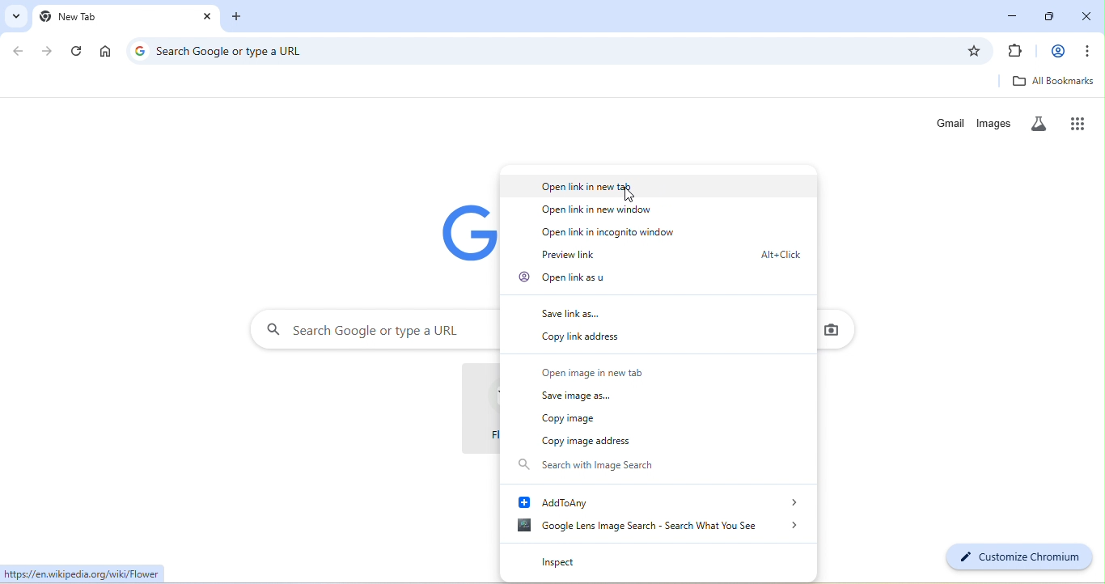 This screenshot has height=584, width=1105. Describe the element at coordinates (553, 52) in the screenshot. I see `search google or type a URL` at that location.